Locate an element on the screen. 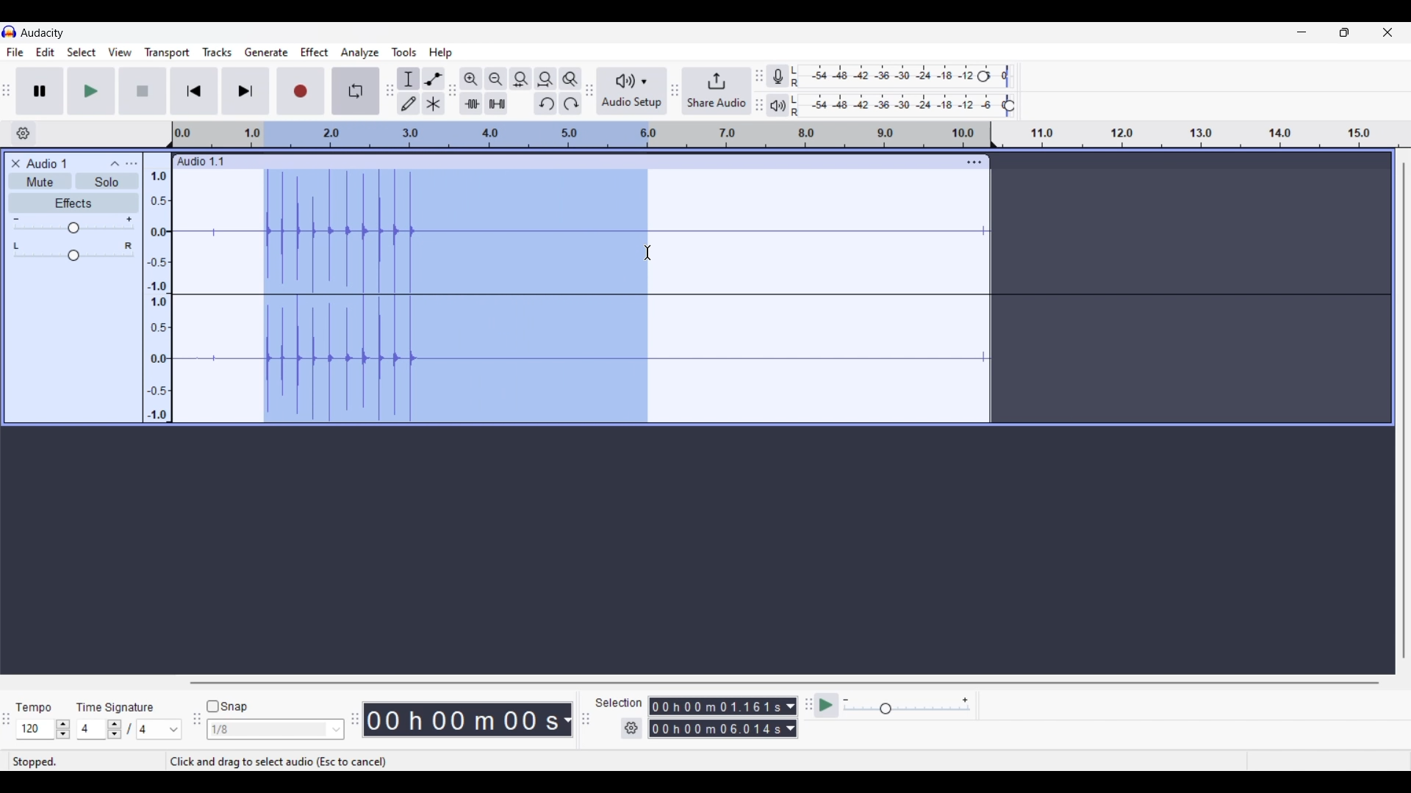 This screenshot has width=1411, height=793. Pan to left is located at coordinates (16, 246).